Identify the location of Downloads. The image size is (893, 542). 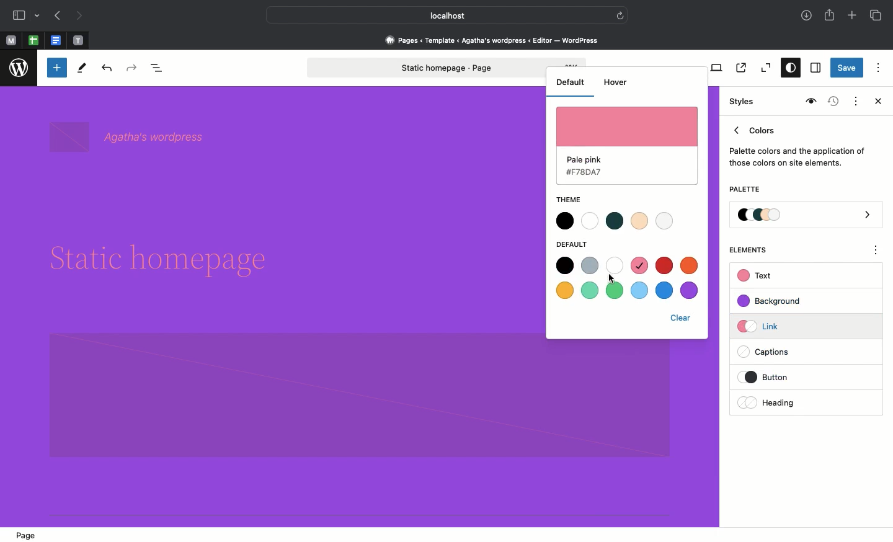
(807, 17).